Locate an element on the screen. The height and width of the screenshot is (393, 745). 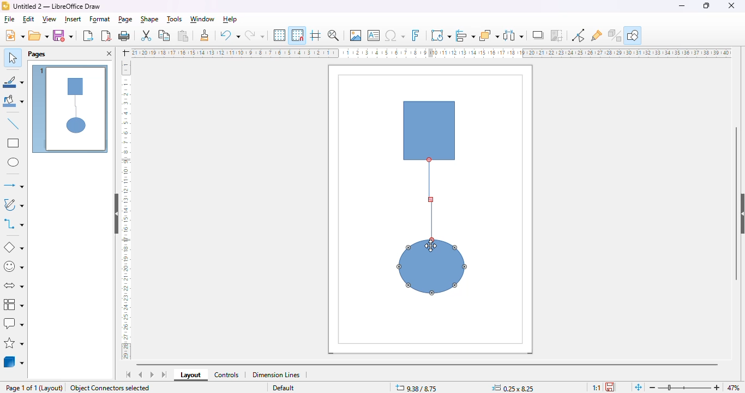
open is located at coordinates (39, 35).